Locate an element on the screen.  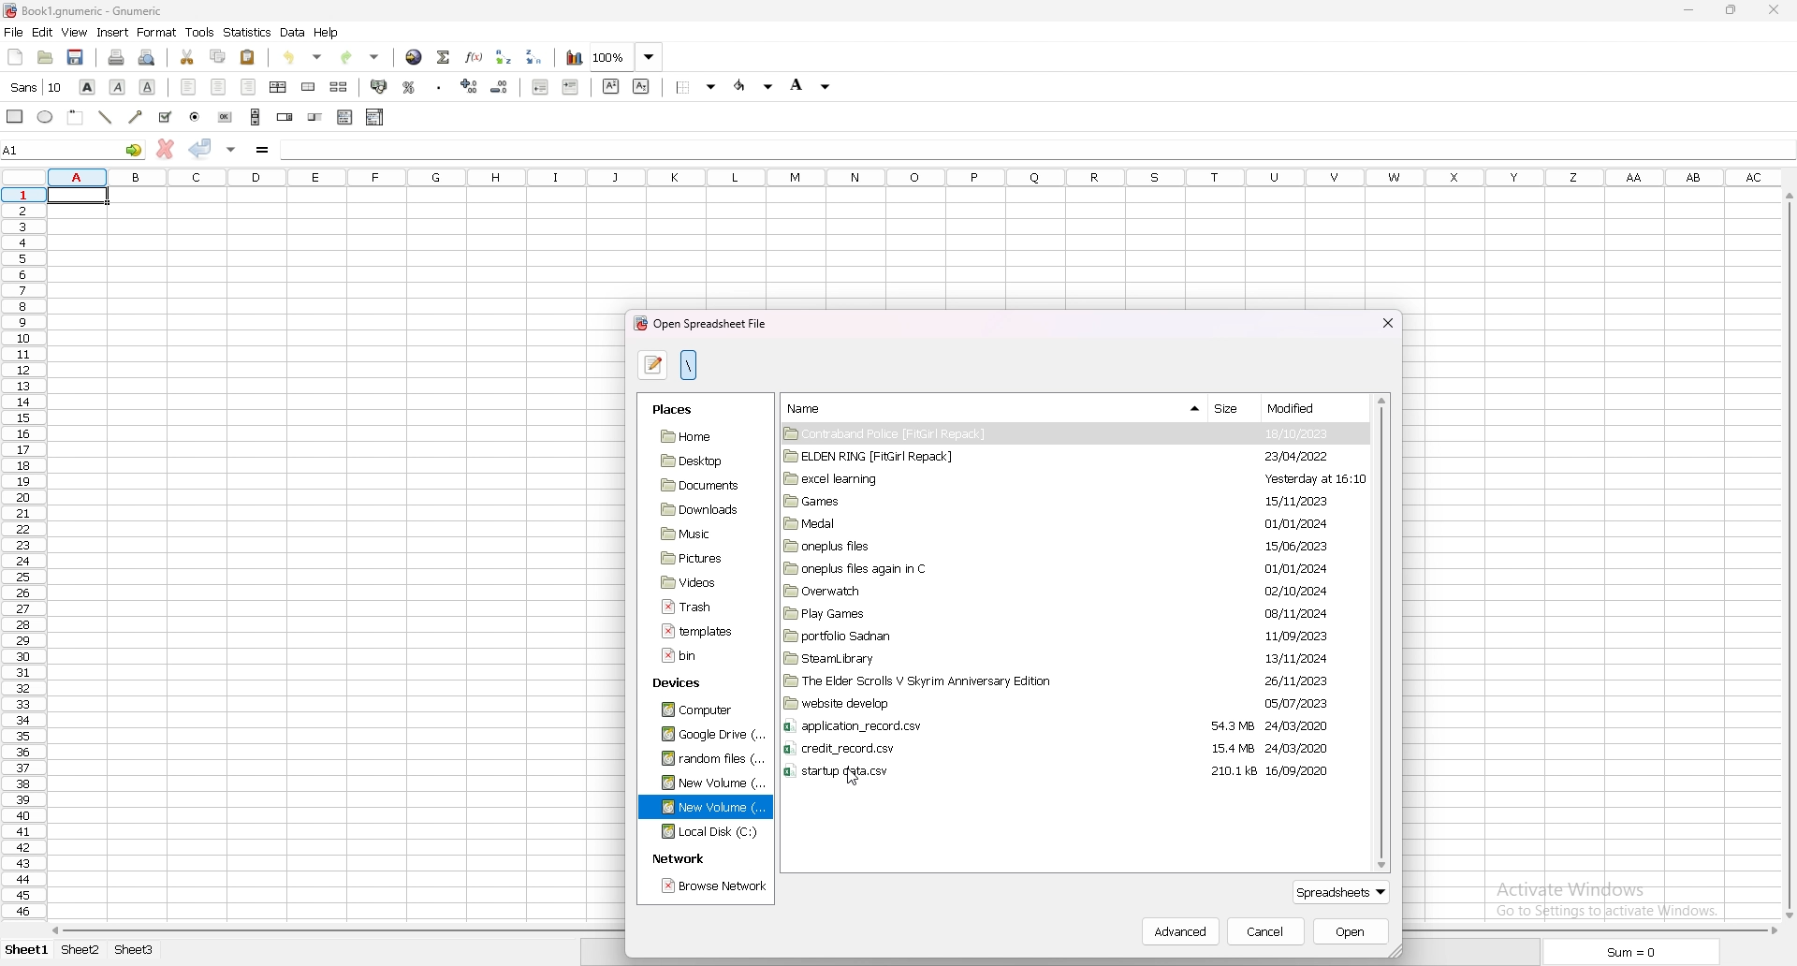
places is located at coordinates (681, 408).